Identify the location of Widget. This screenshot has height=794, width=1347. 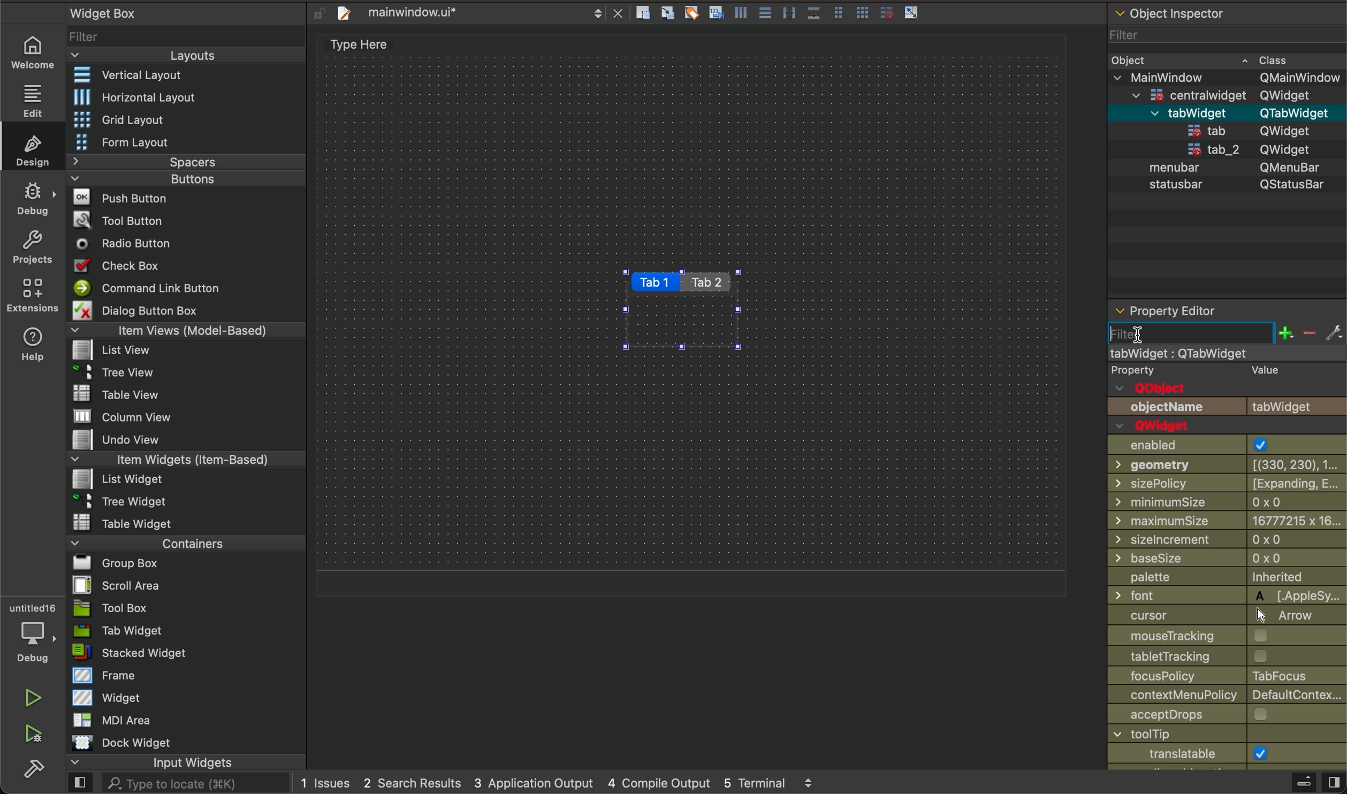
(108, 698).